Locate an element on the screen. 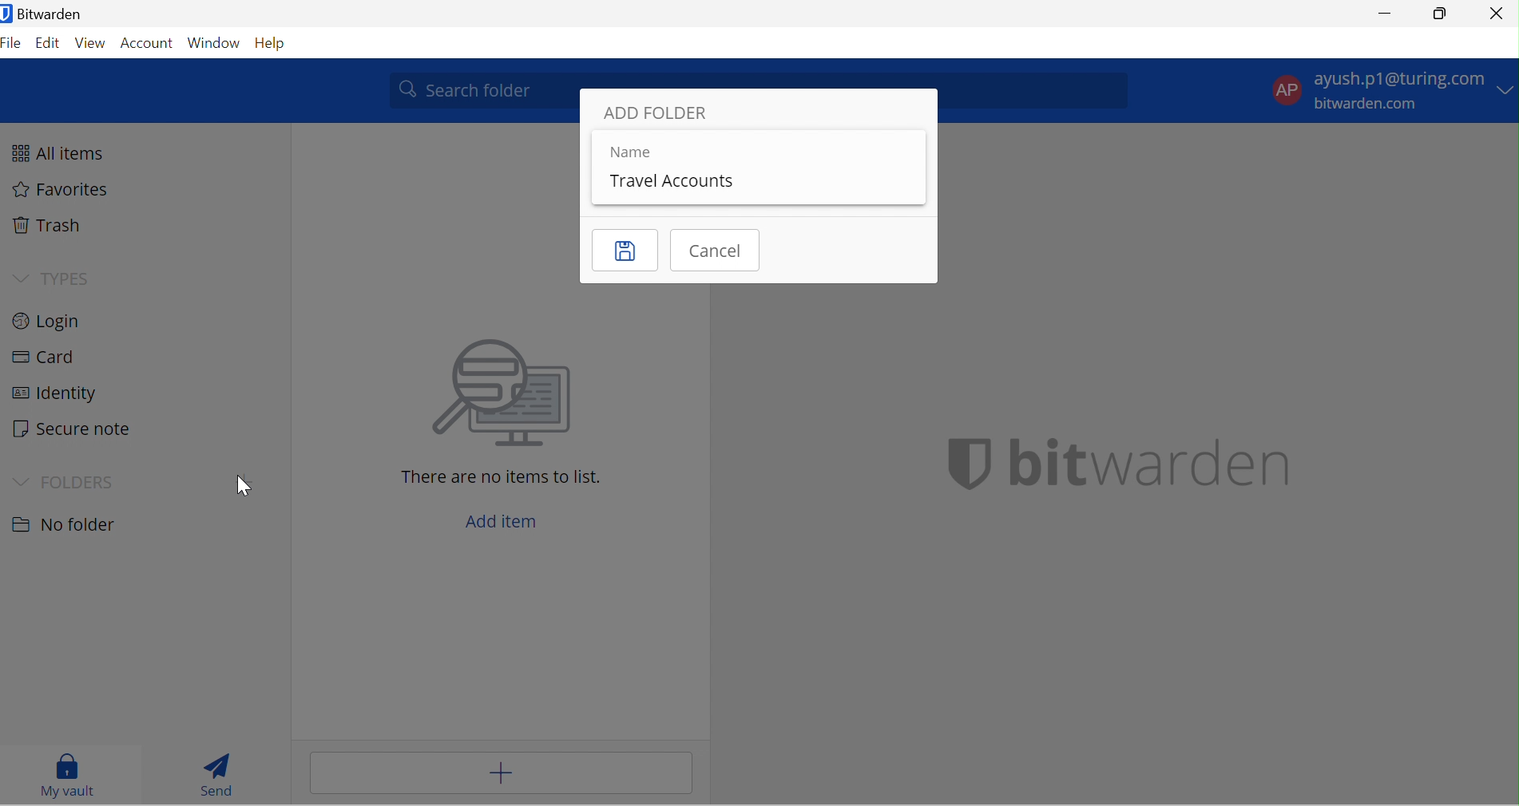 This screenshot has height=806, width=1519. Add item is located at coordinates (500, 774).